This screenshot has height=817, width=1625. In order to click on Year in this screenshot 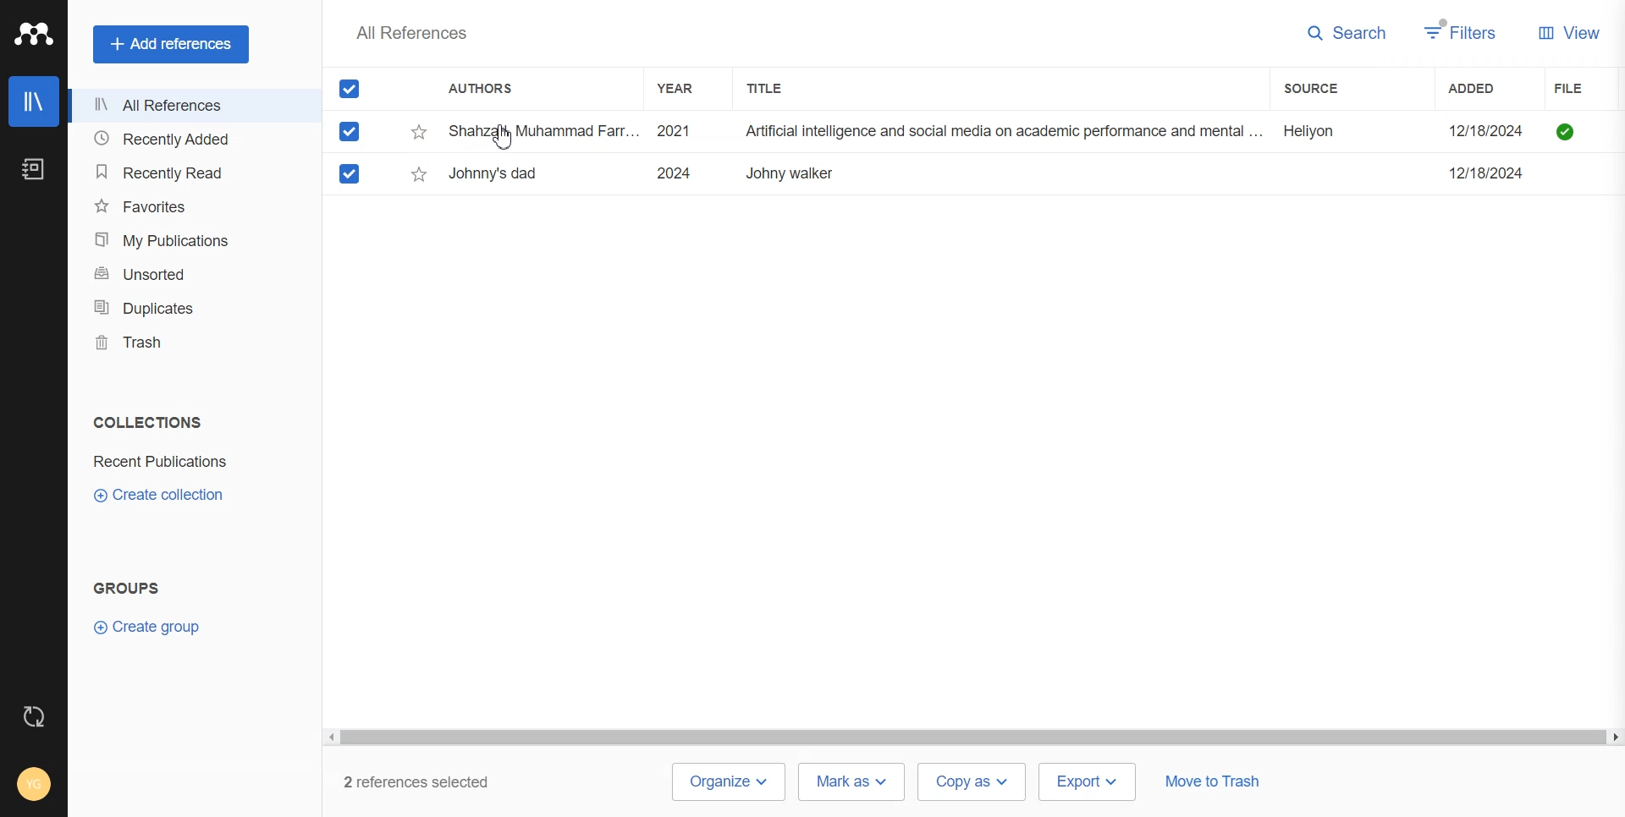, I will do `click(683, 88)`.